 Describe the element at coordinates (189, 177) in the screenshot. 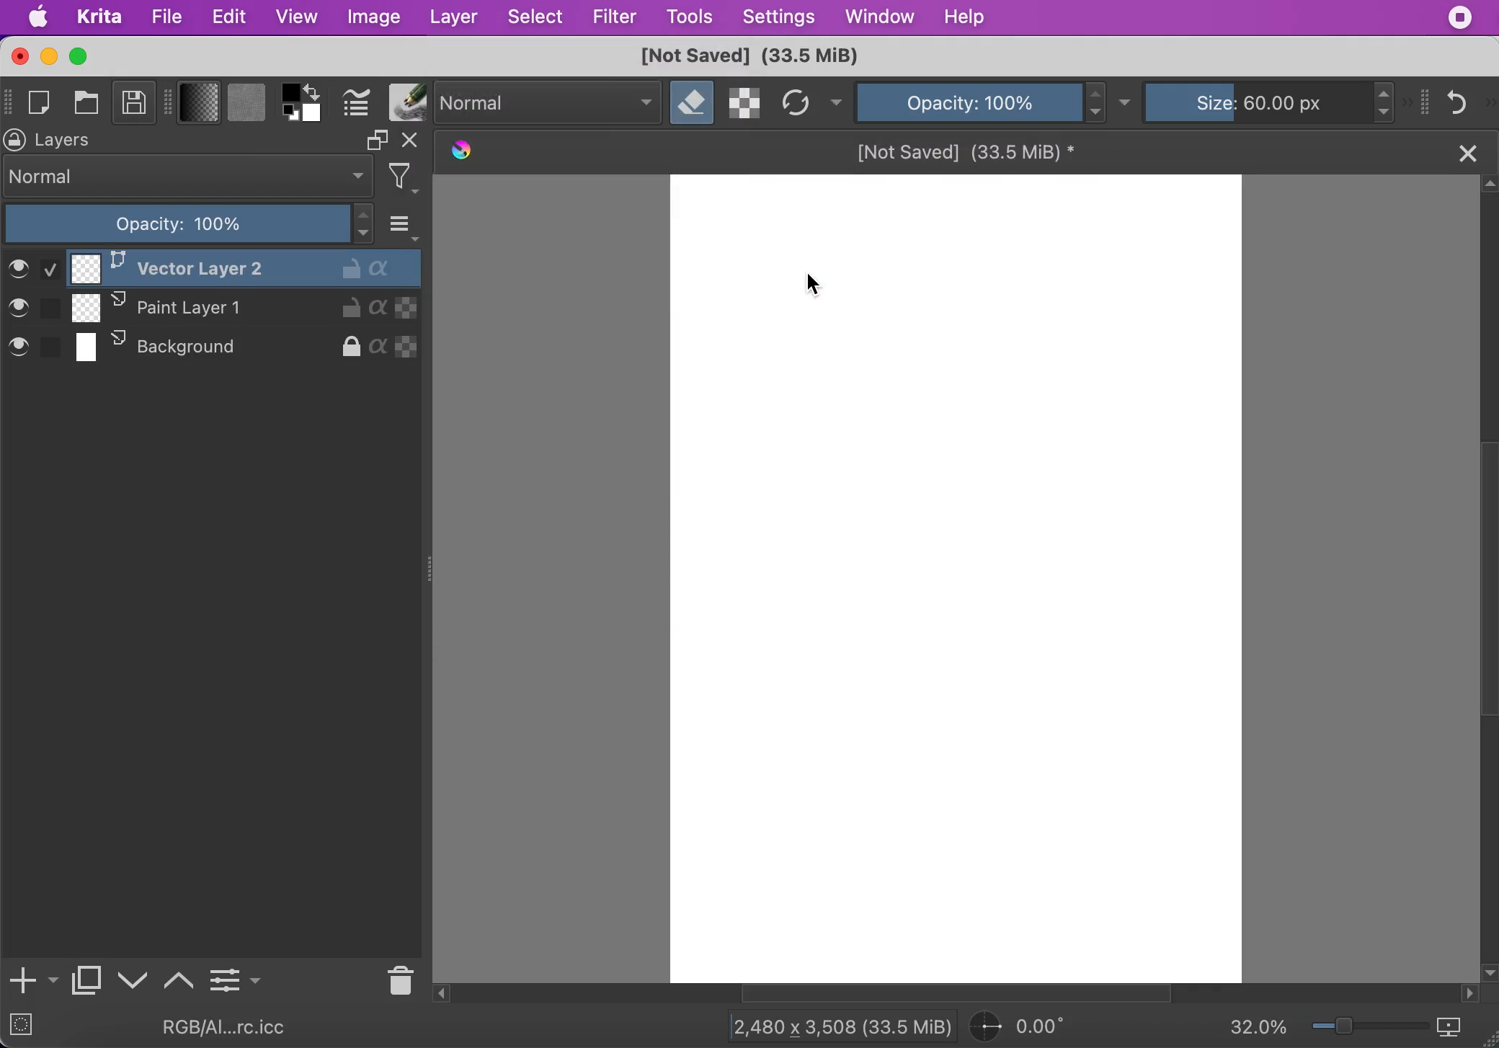

I see `blending mode` at that location.